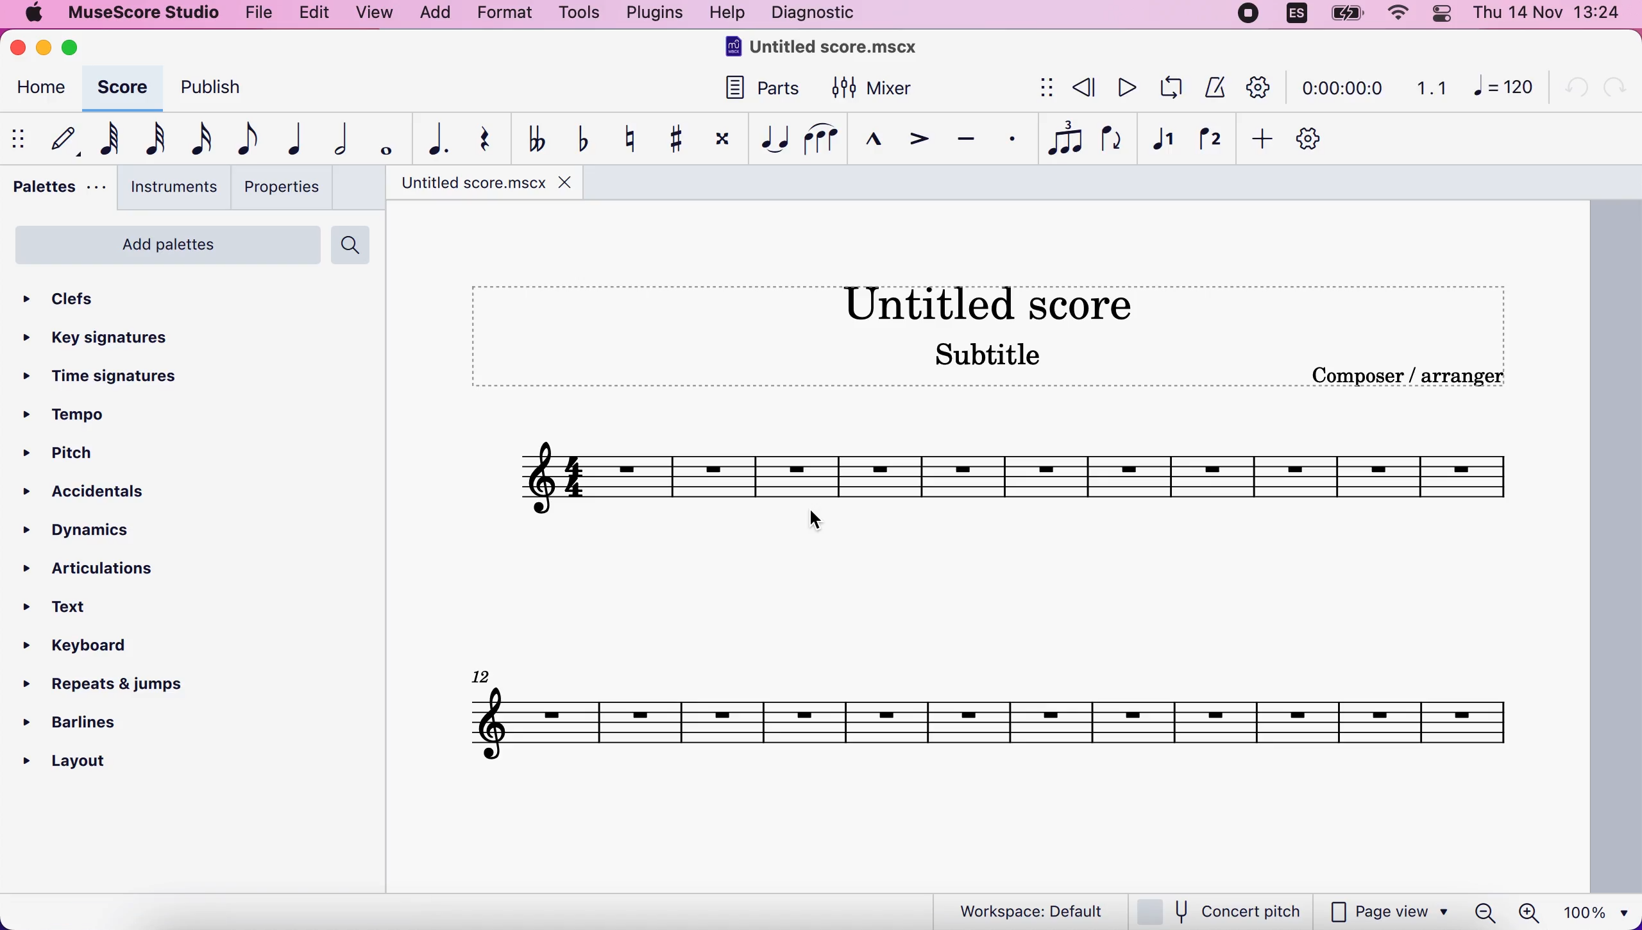  What do you see at coordinates (986, 332) in the screenshot?
I see `untitled score subtitle` at bounding box center [986, 332].